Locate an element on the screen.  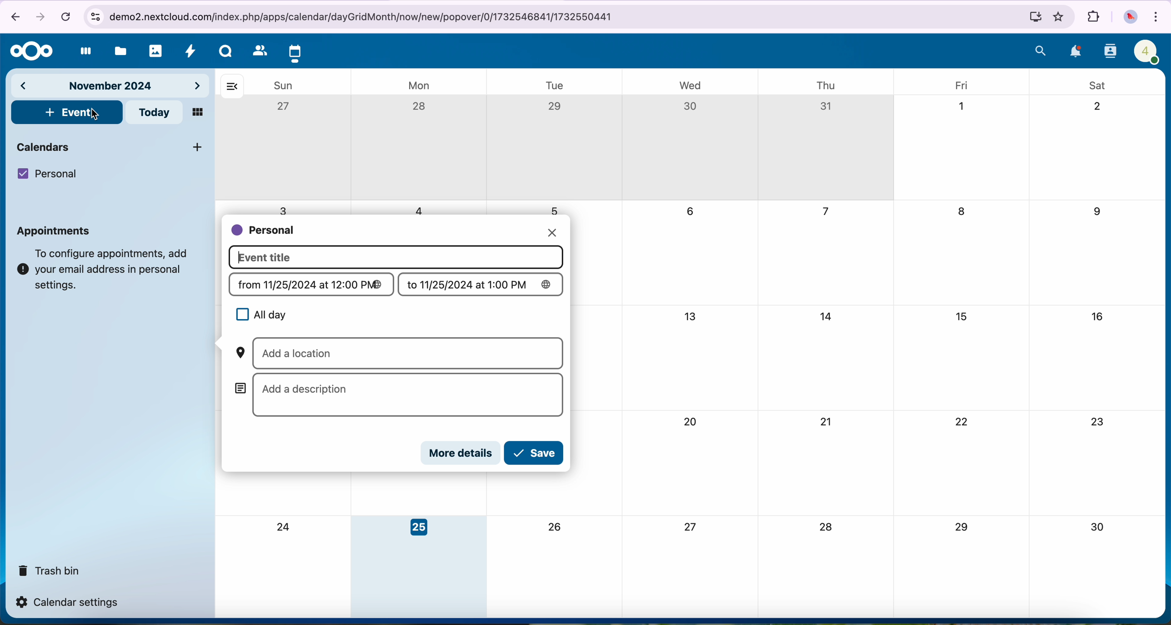
from (date) is located at coordinates (312, 285).